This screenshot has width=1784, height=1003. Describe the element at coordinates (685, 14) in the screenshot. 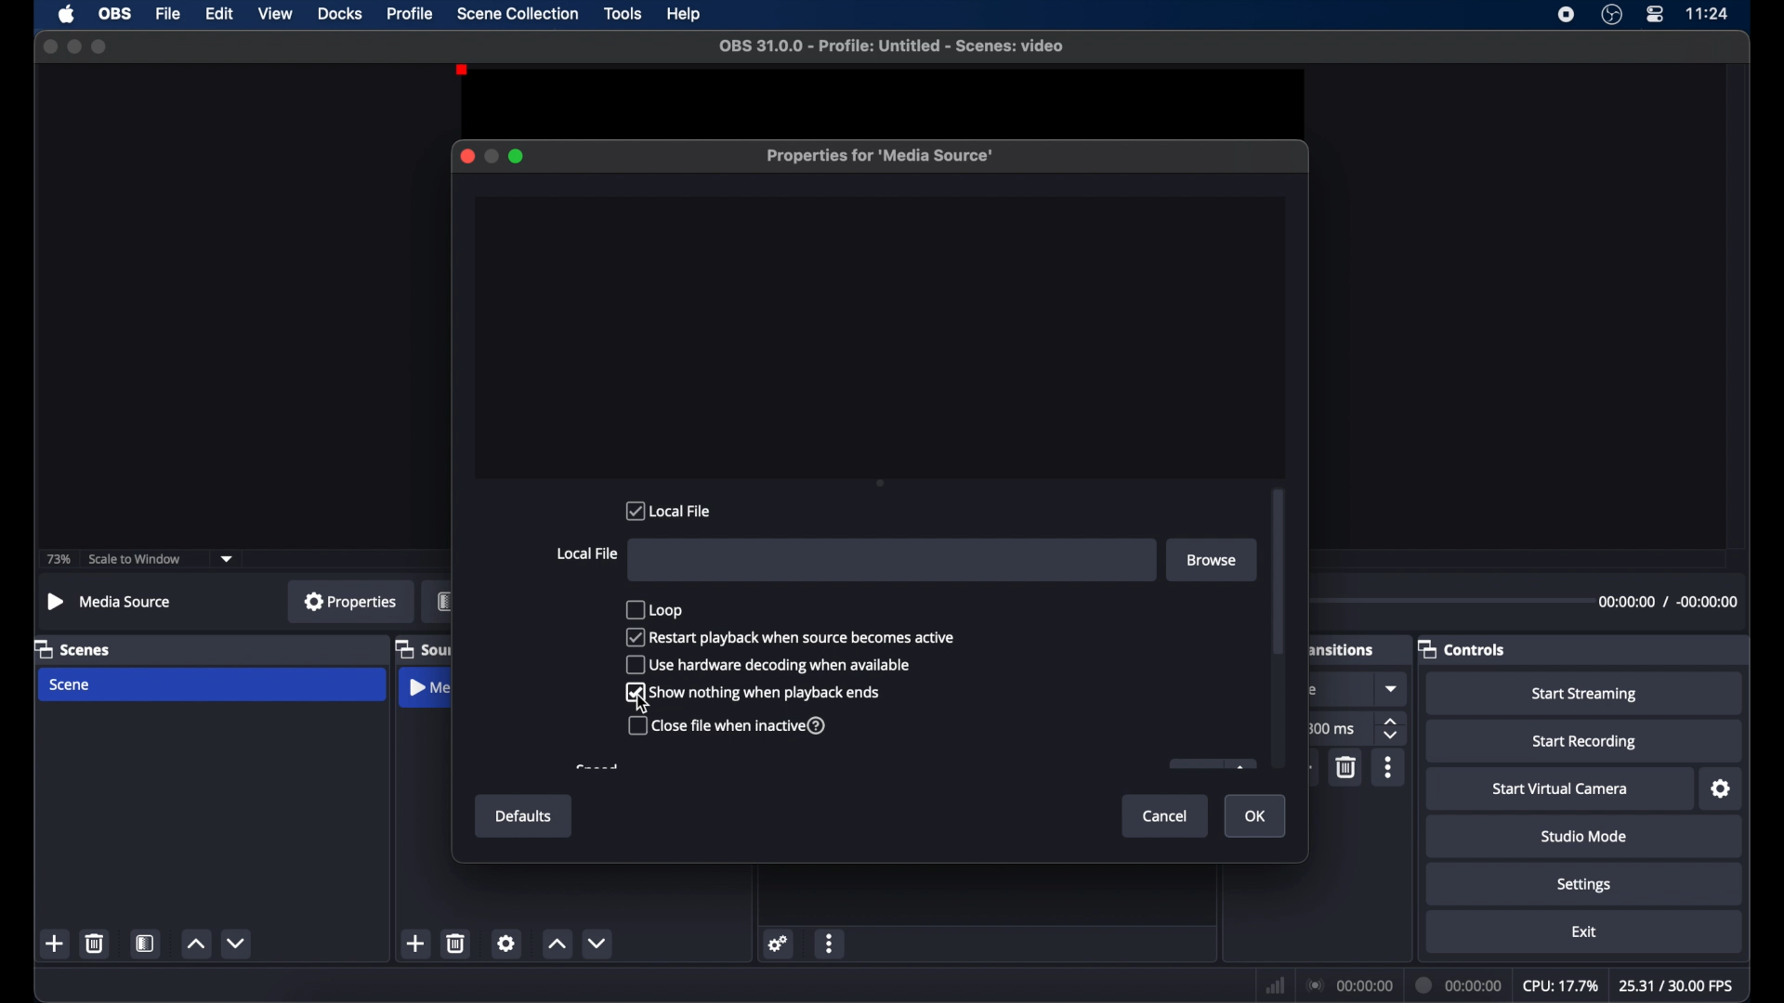

I see `help` at that location.